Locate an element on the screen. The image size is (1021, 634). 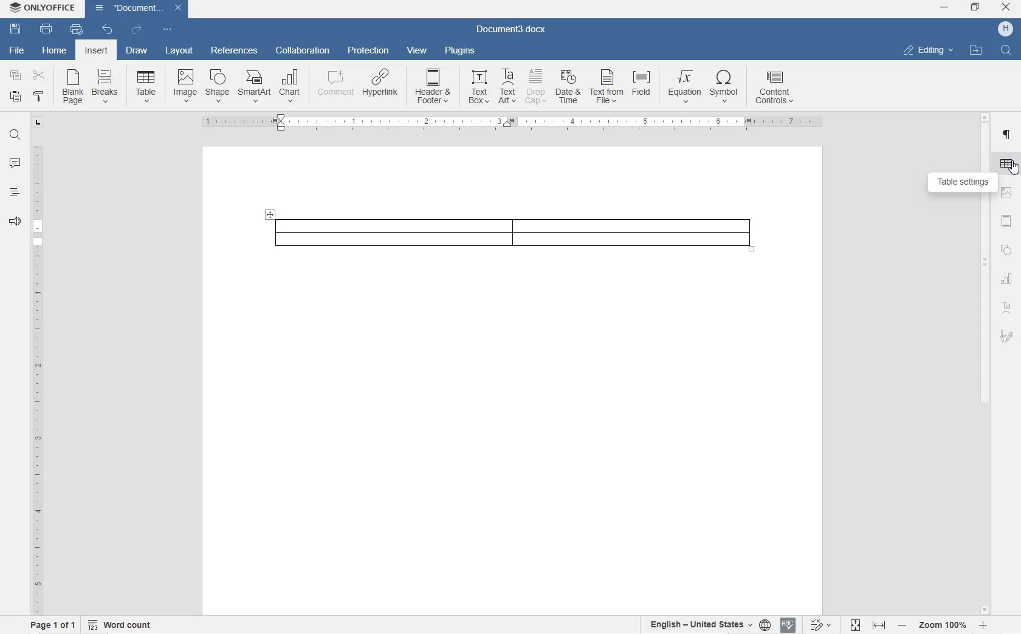
Document3.docx is located at coordinates (139, 8).